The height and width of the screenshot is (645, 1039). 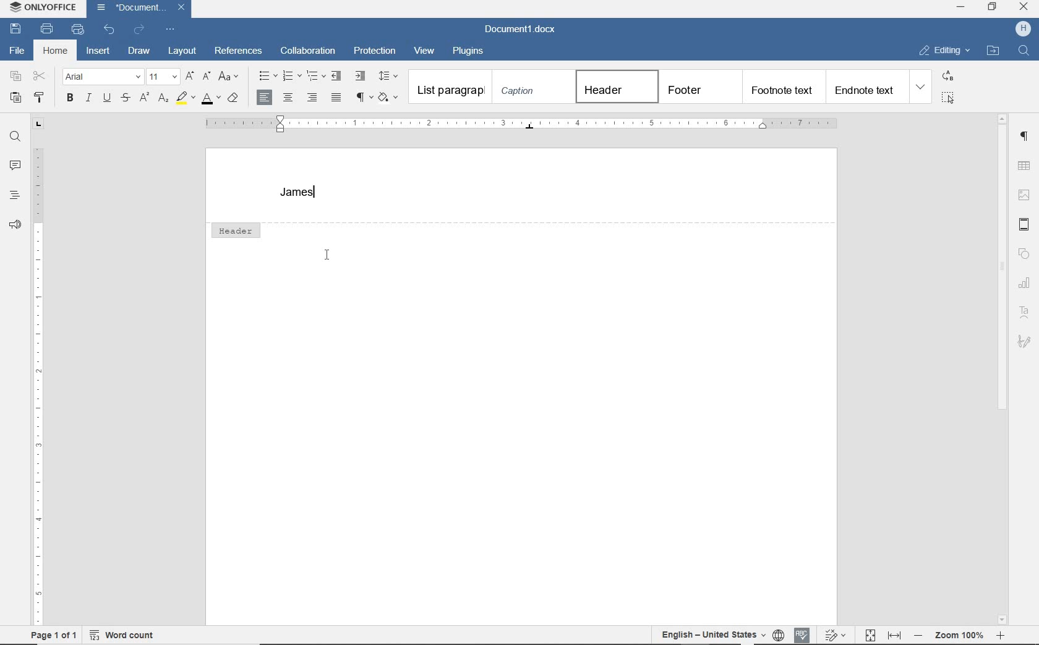 What do you see at coordinates (36, 372) in the screenshot?
I see `ruler` at bounding box center [36, 372].